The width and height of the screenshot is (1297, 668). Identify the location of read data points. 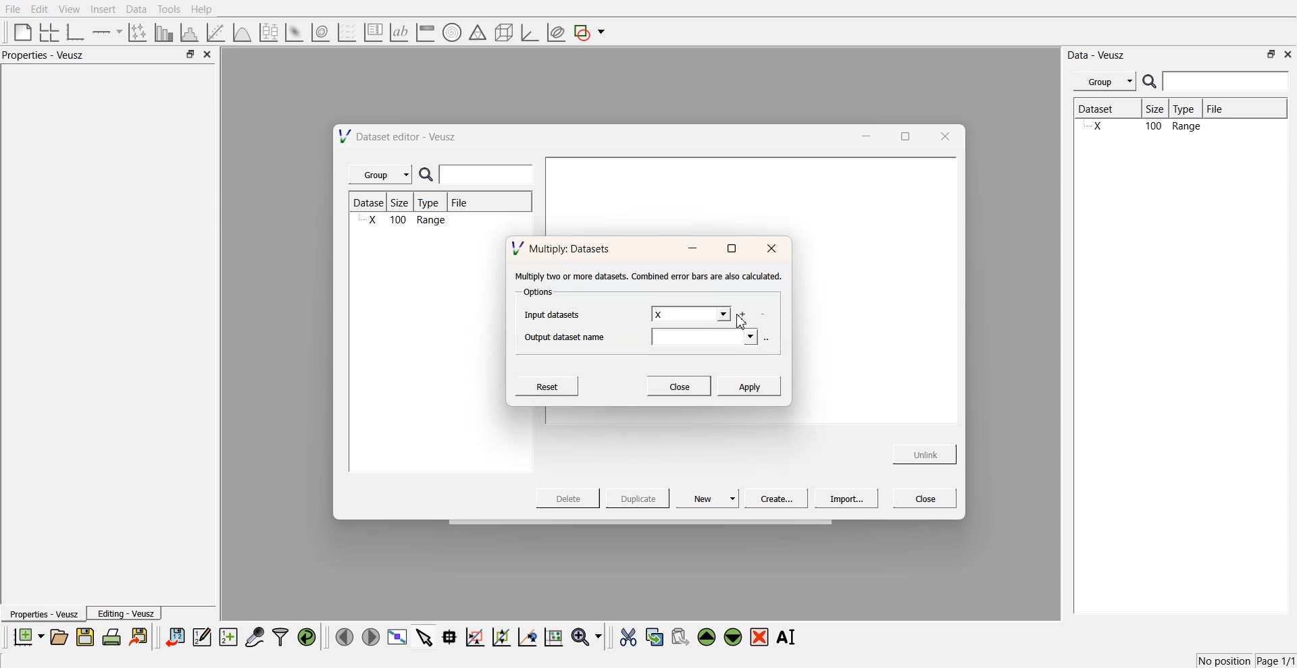
(449, 637).